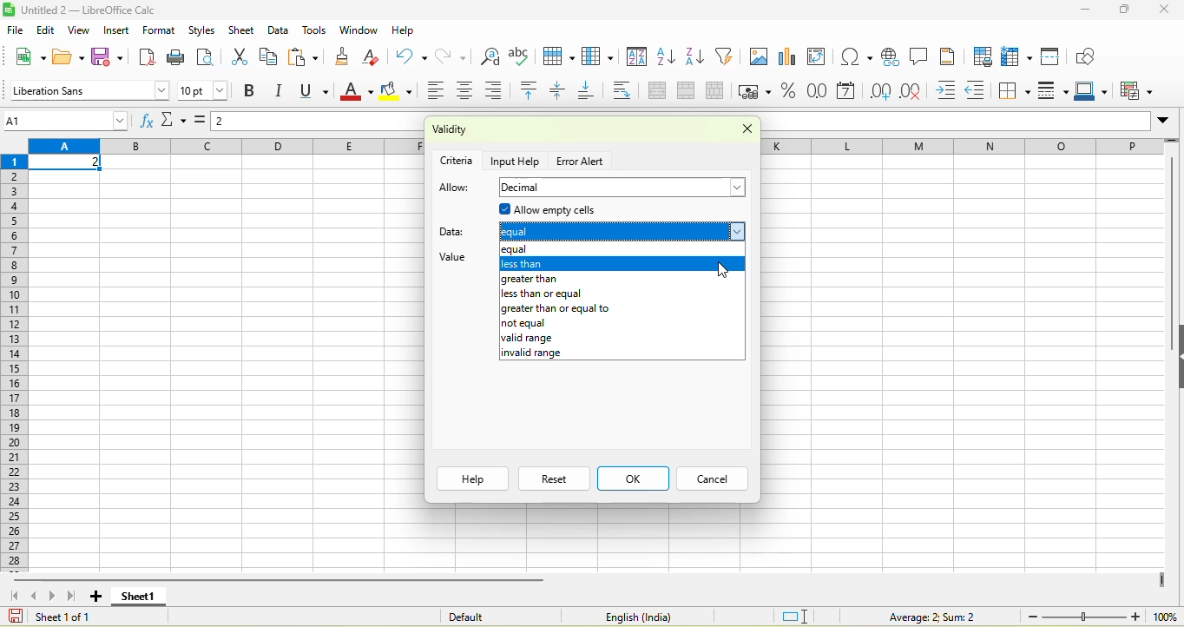  Describe the element at coordinates (82, 30) in the screenshot. I see `view` at that location.